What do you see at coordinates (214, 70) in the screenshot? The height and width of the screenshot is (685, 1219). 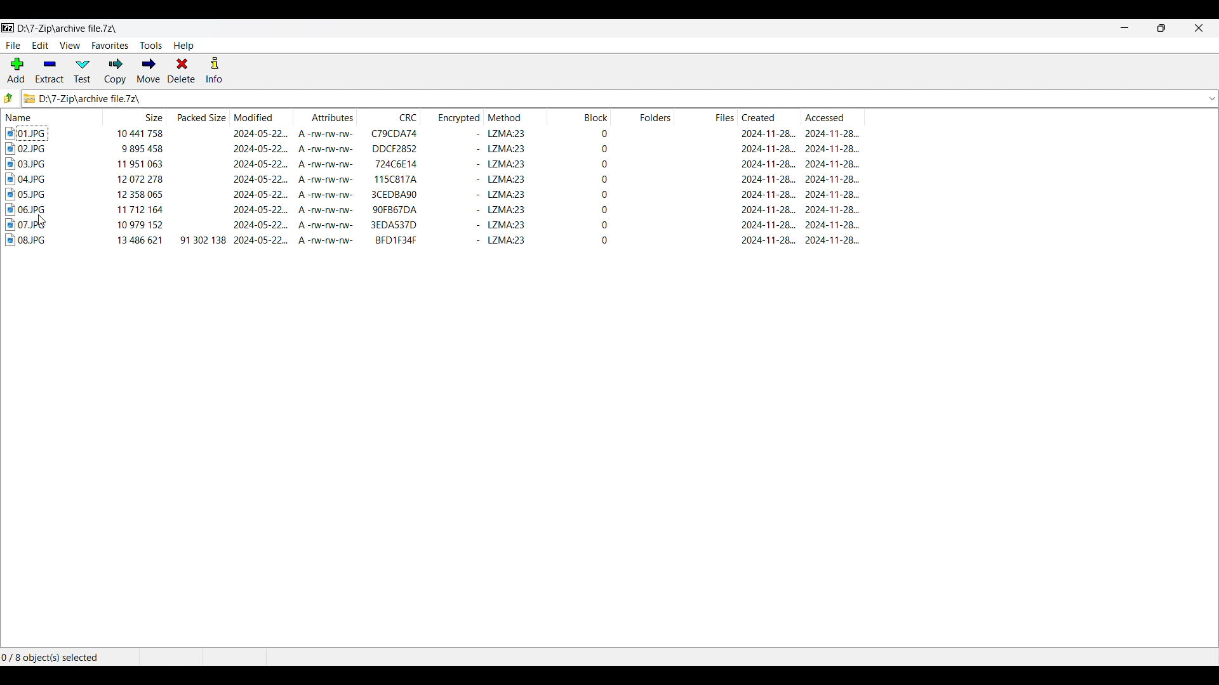 I see `Info` at bounding box center [214, 70].